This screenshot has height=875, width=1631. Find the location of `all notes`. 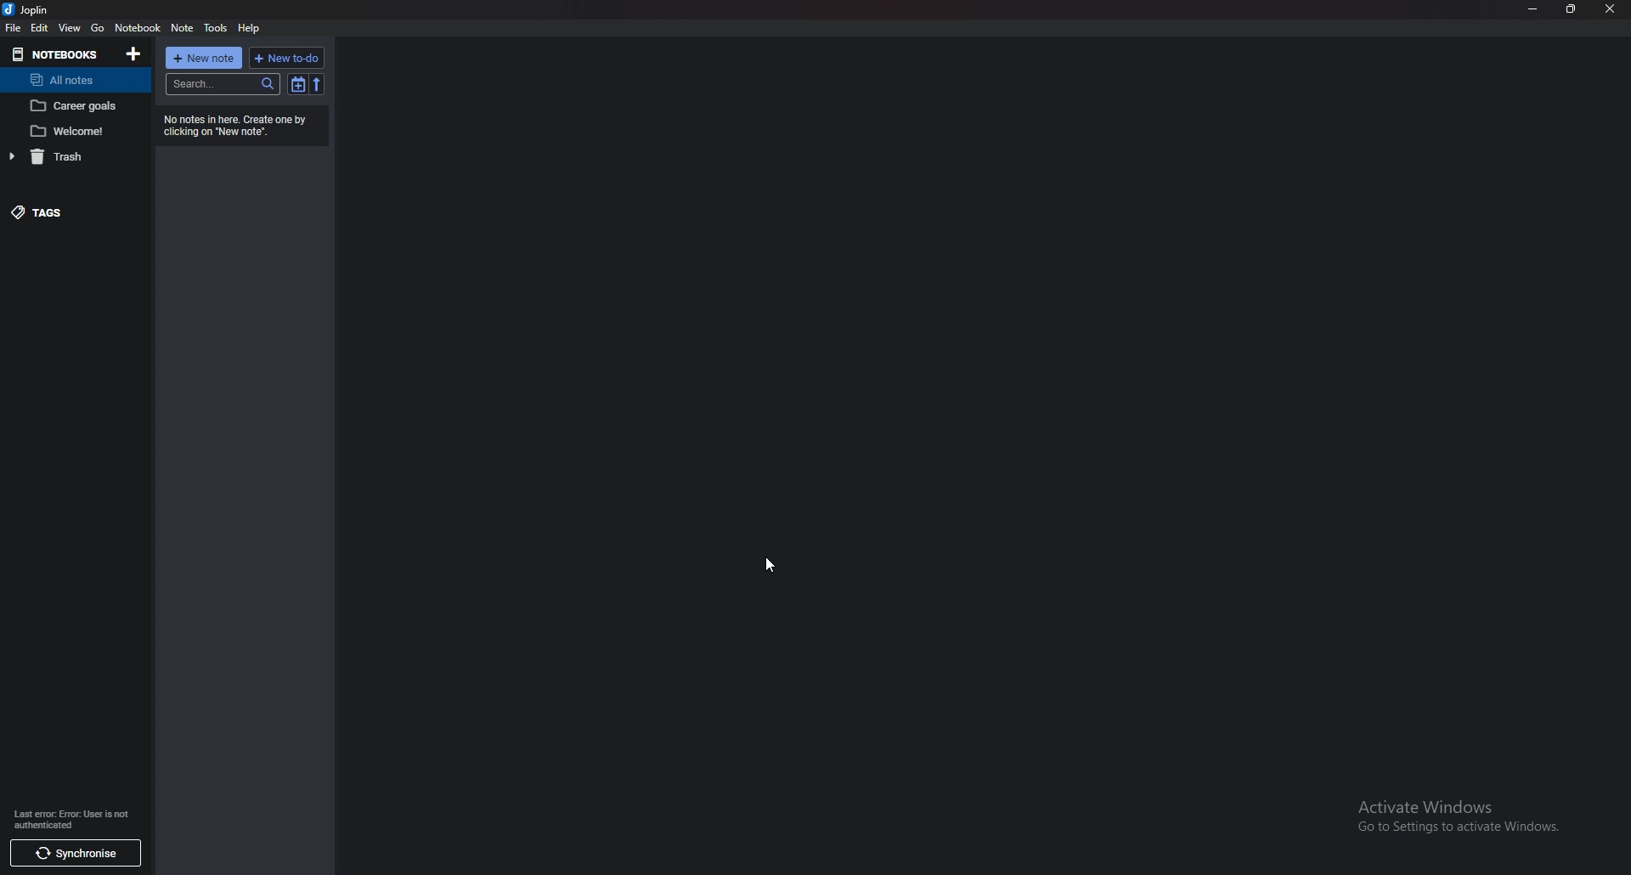

all notes is located at coordinates (72, 80).